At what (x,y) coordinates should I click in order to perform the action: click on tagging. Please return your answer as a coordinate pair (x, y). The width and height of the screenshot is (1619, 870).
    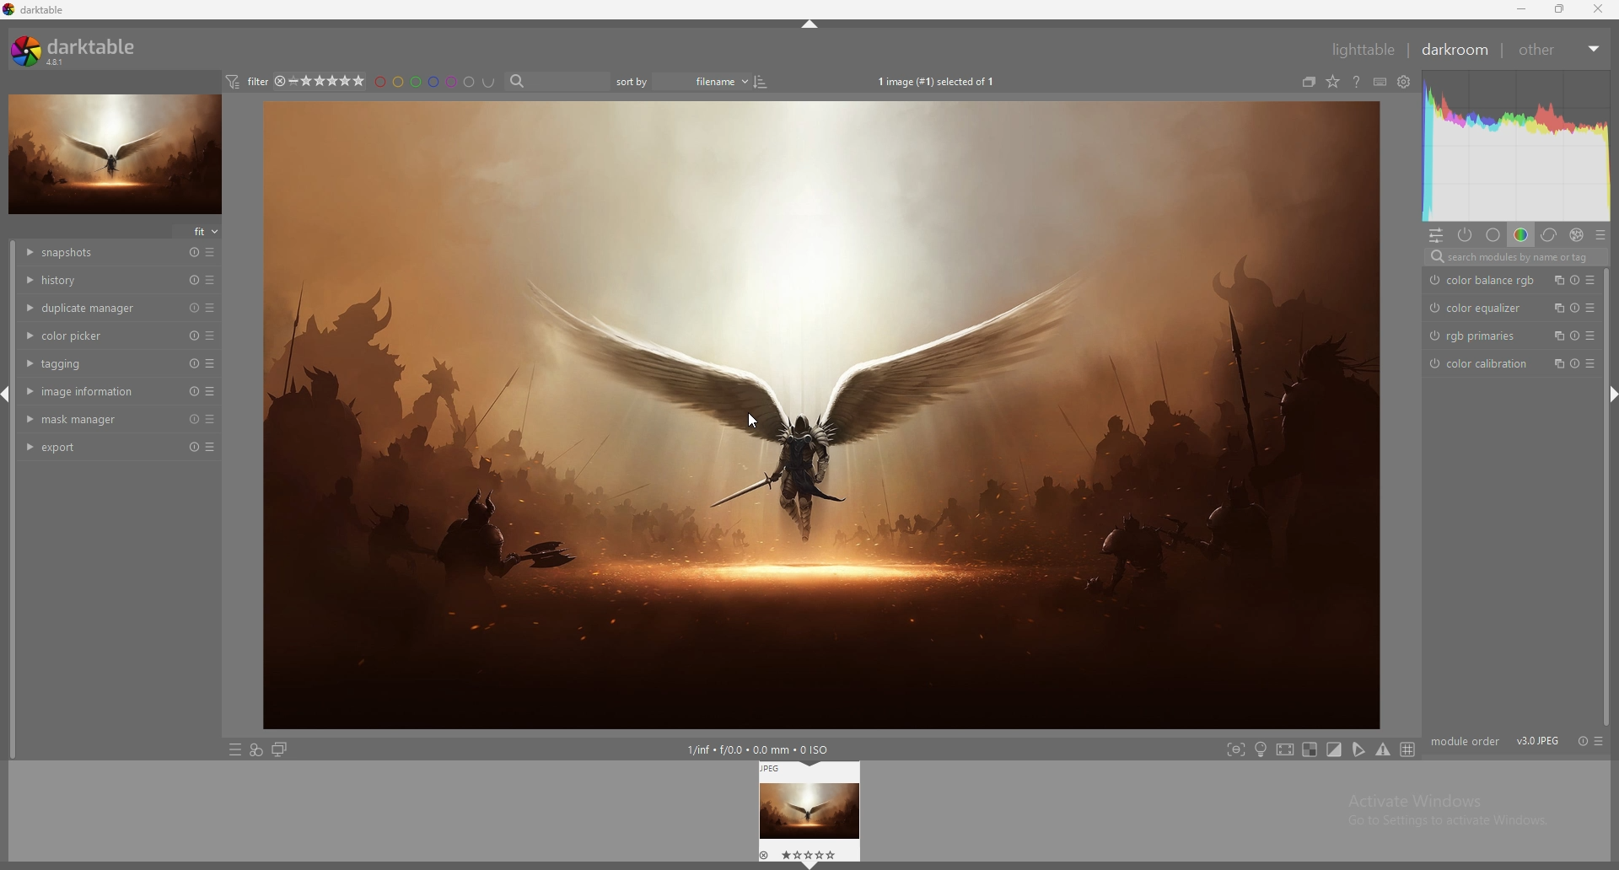
    Looking at the image, I should click on (93, 363).